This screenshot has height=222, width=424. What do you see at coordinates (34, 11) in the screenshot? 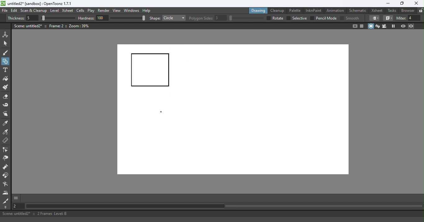
I see `Scan & Cleanup` at bounding box center [34, 11].